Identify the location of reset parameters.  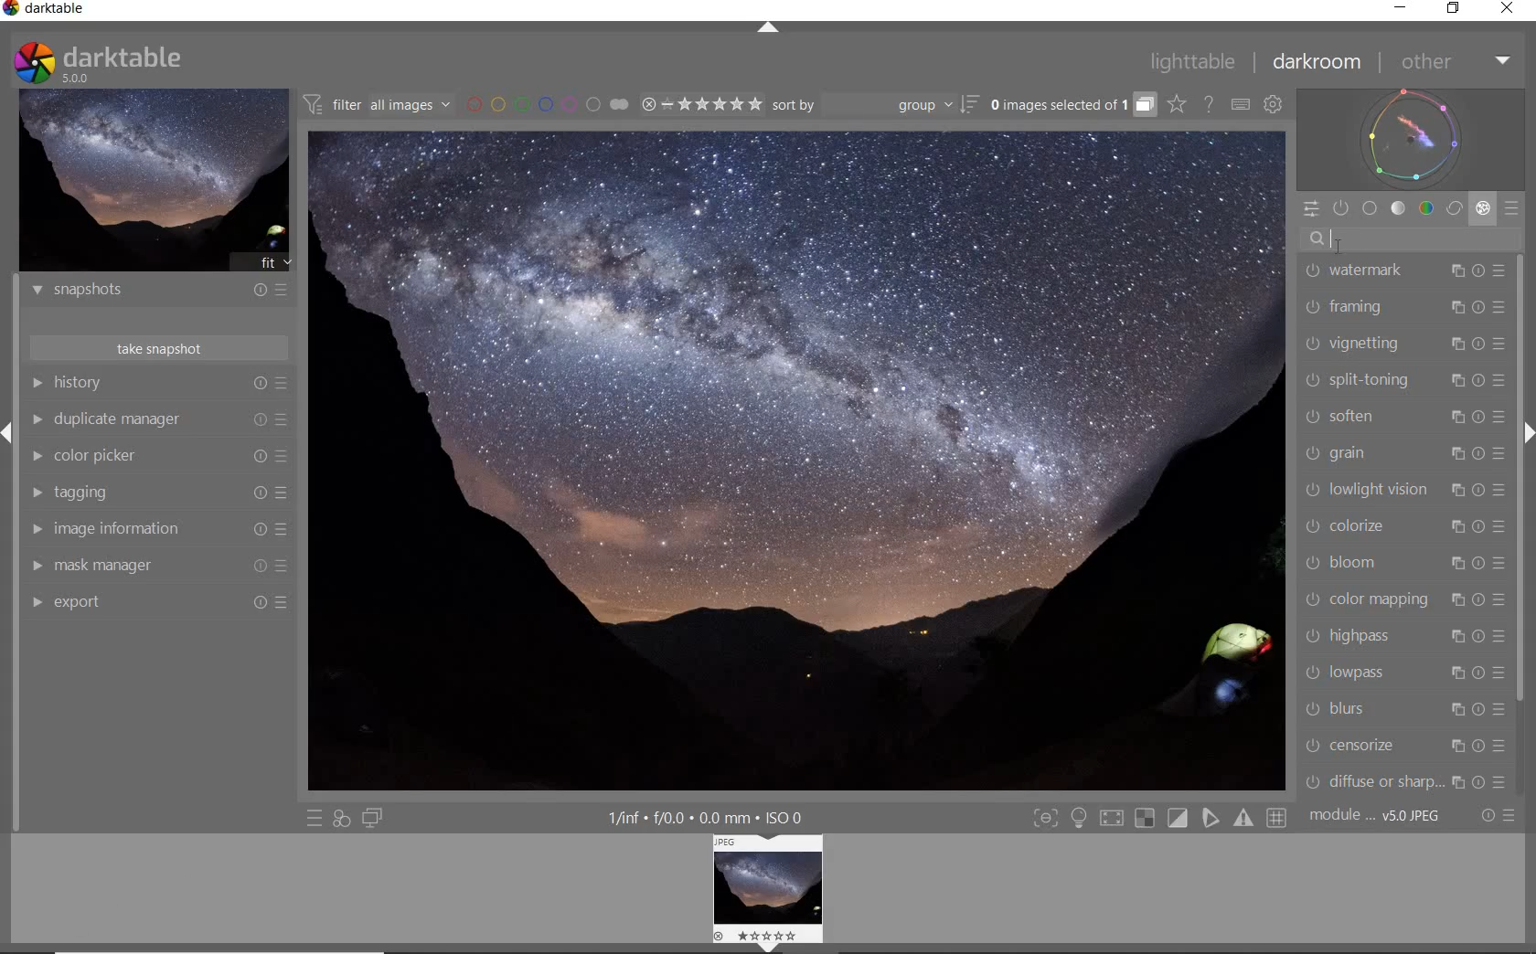
(1480, 305).